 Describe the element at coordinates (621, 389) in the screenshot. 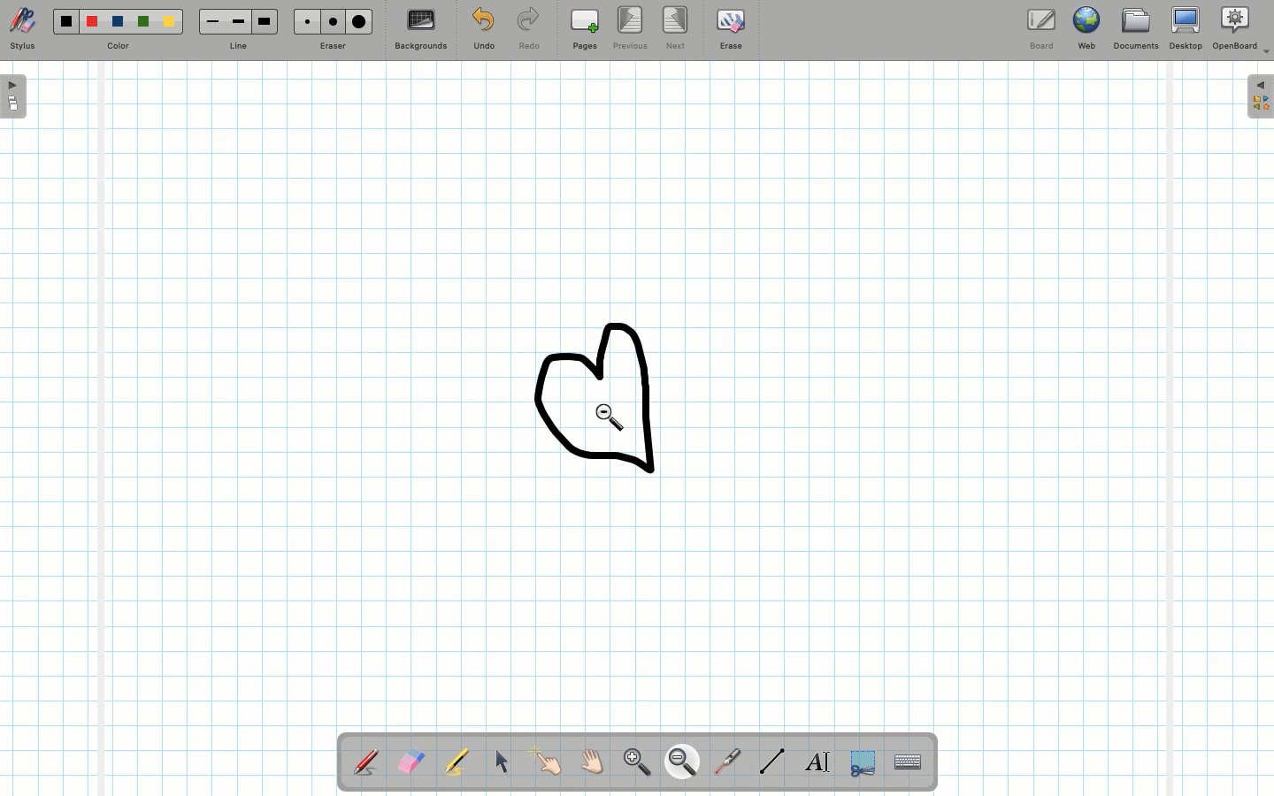

I see `Zoomed out ` at that location.